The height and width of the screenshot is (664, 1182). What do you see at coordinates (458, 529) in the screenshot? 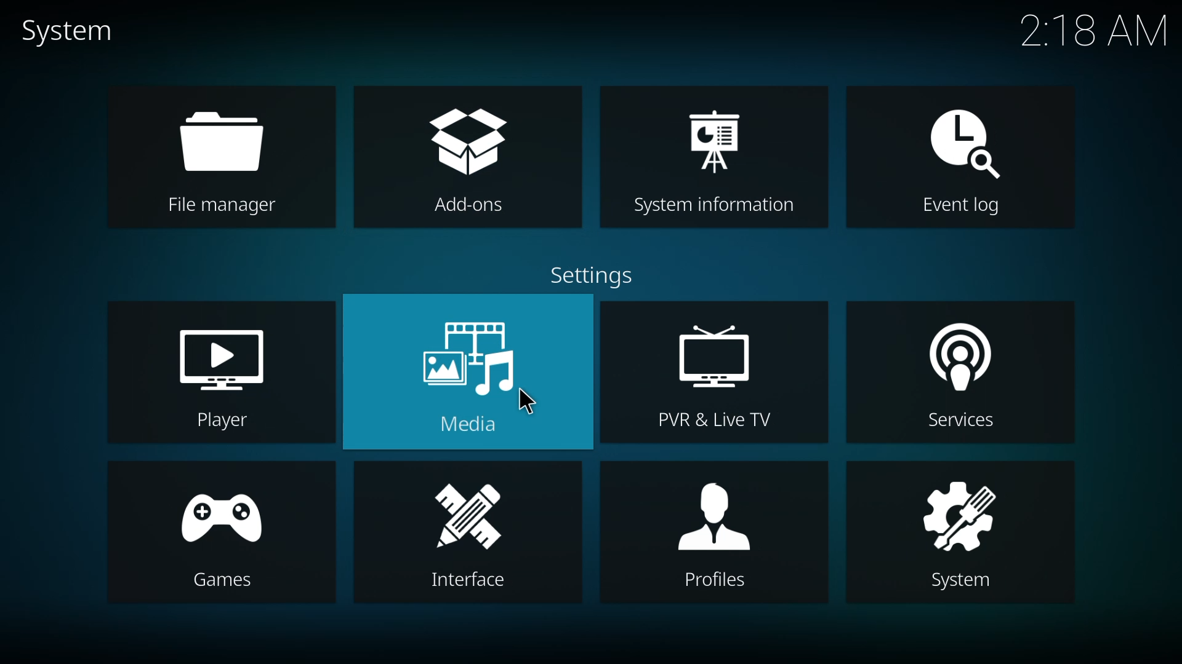
I see `interface` at bounding box center [458, 529].